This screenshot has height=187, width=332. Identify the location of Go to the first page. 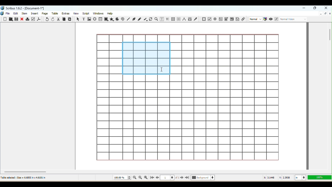
(151, 178).